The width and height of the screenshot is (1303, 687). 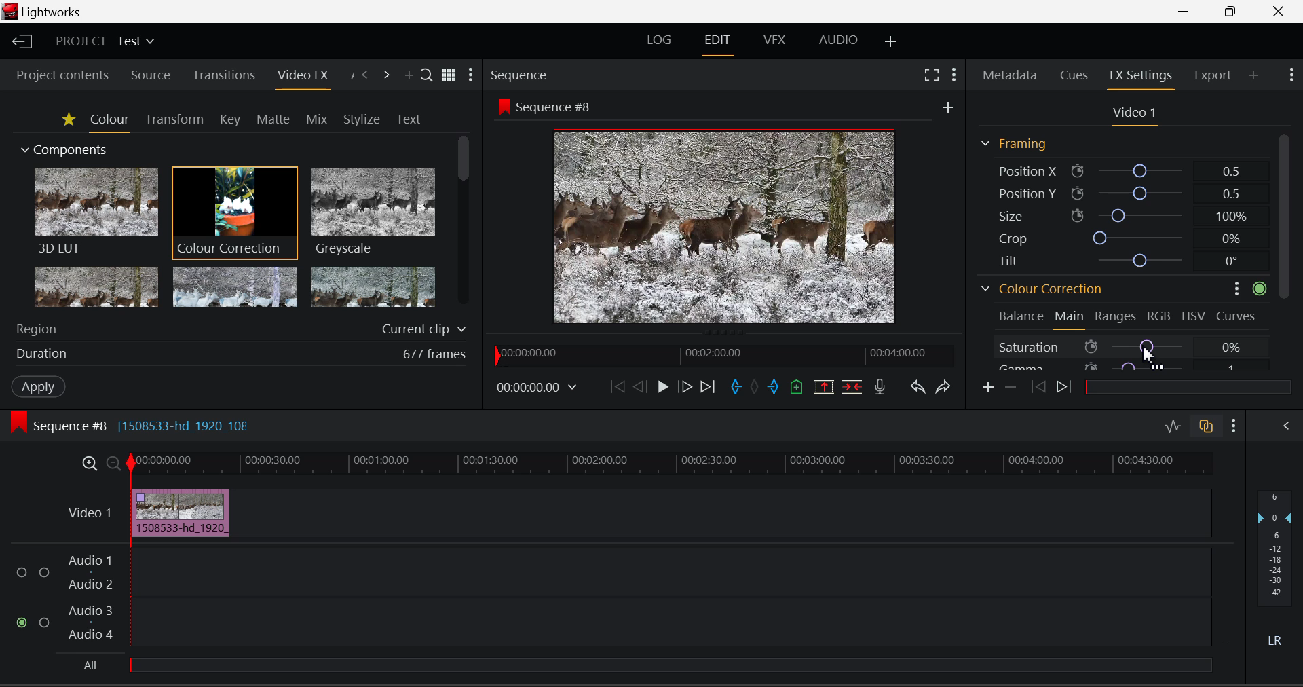 I want to click on Curves, so click(x=1237, y=314).